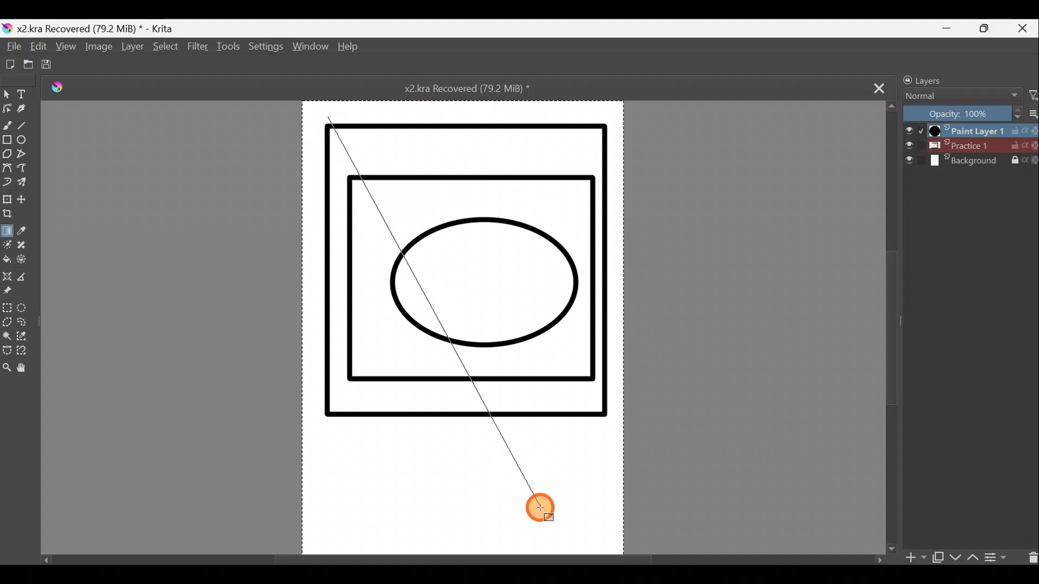 The image size is (1039, 584). Describe the element at coordinates (25, 171) in the screenshot. I see `Freehand path tool` at that location.